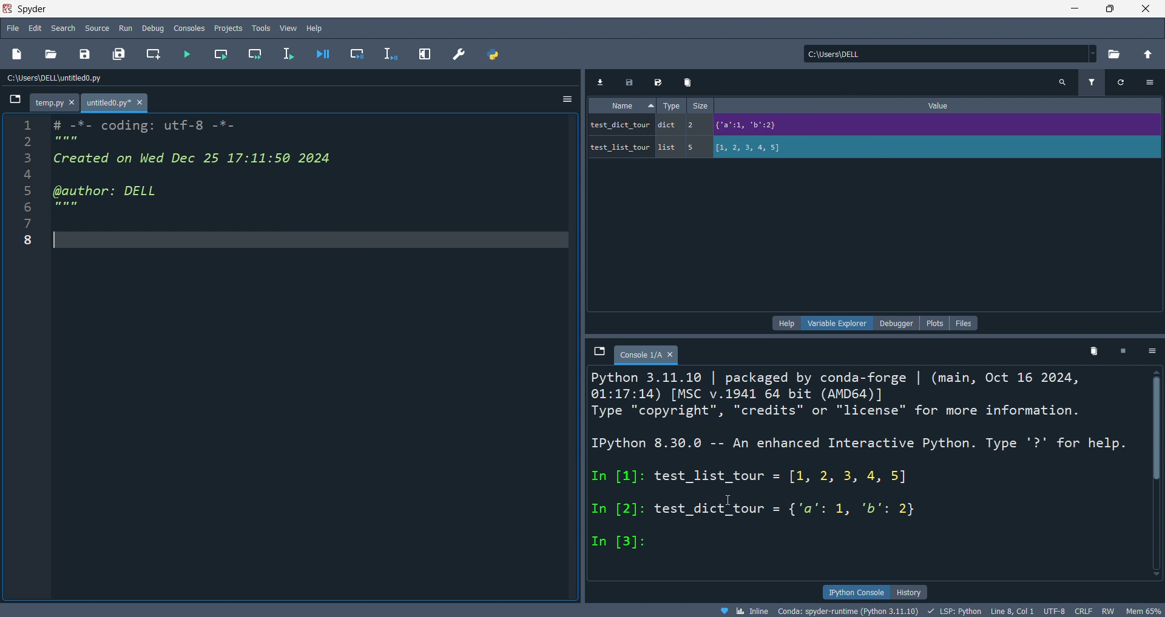 The image size is (1165, 617). Describe the element at coordinates (1123, 85) in the screenshot. I see `refresh` at that location.